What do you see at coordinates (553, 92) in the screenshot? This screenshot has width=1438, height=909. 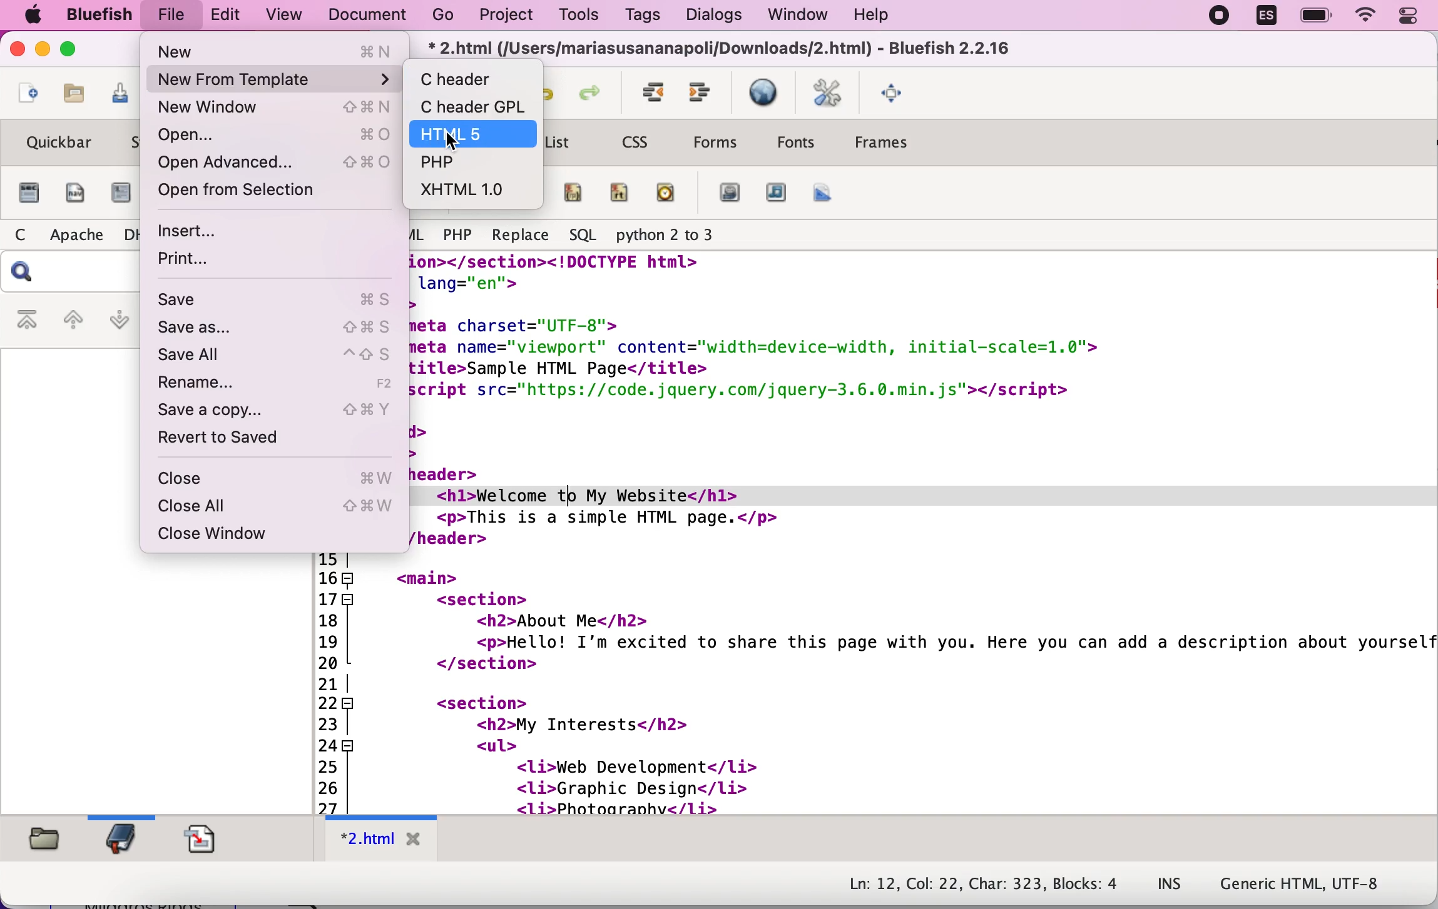 I see `undo` at bounding box center [553, 92].